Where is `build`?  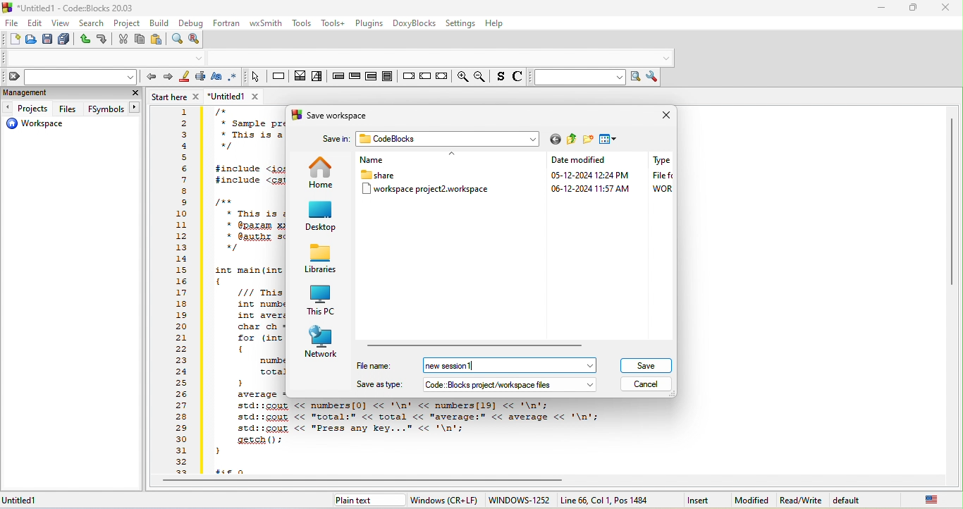 build is located at coordinates (161, 23).